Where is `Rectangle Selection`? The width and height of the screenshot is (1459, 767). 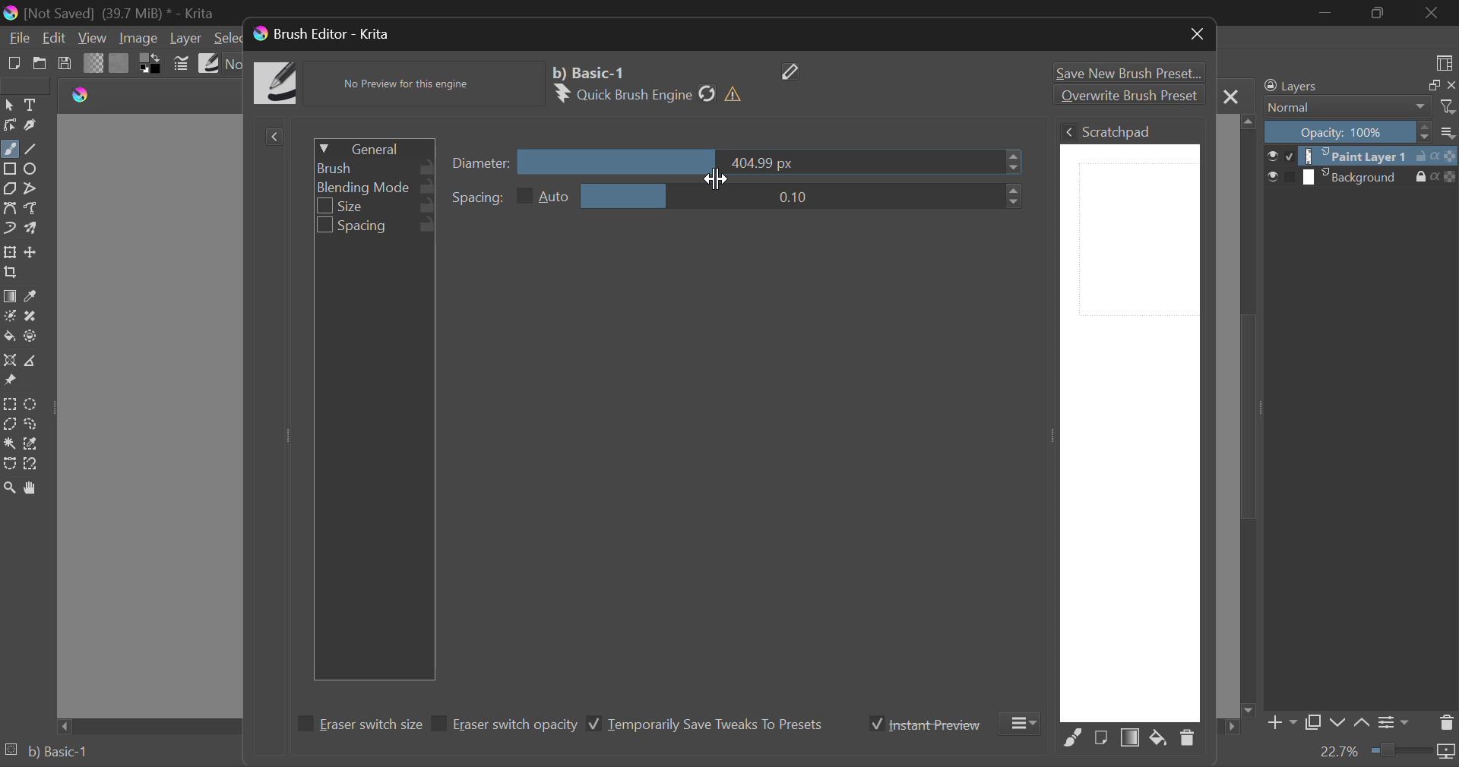 Rectangle Selection is located at coordinates (10, 403).